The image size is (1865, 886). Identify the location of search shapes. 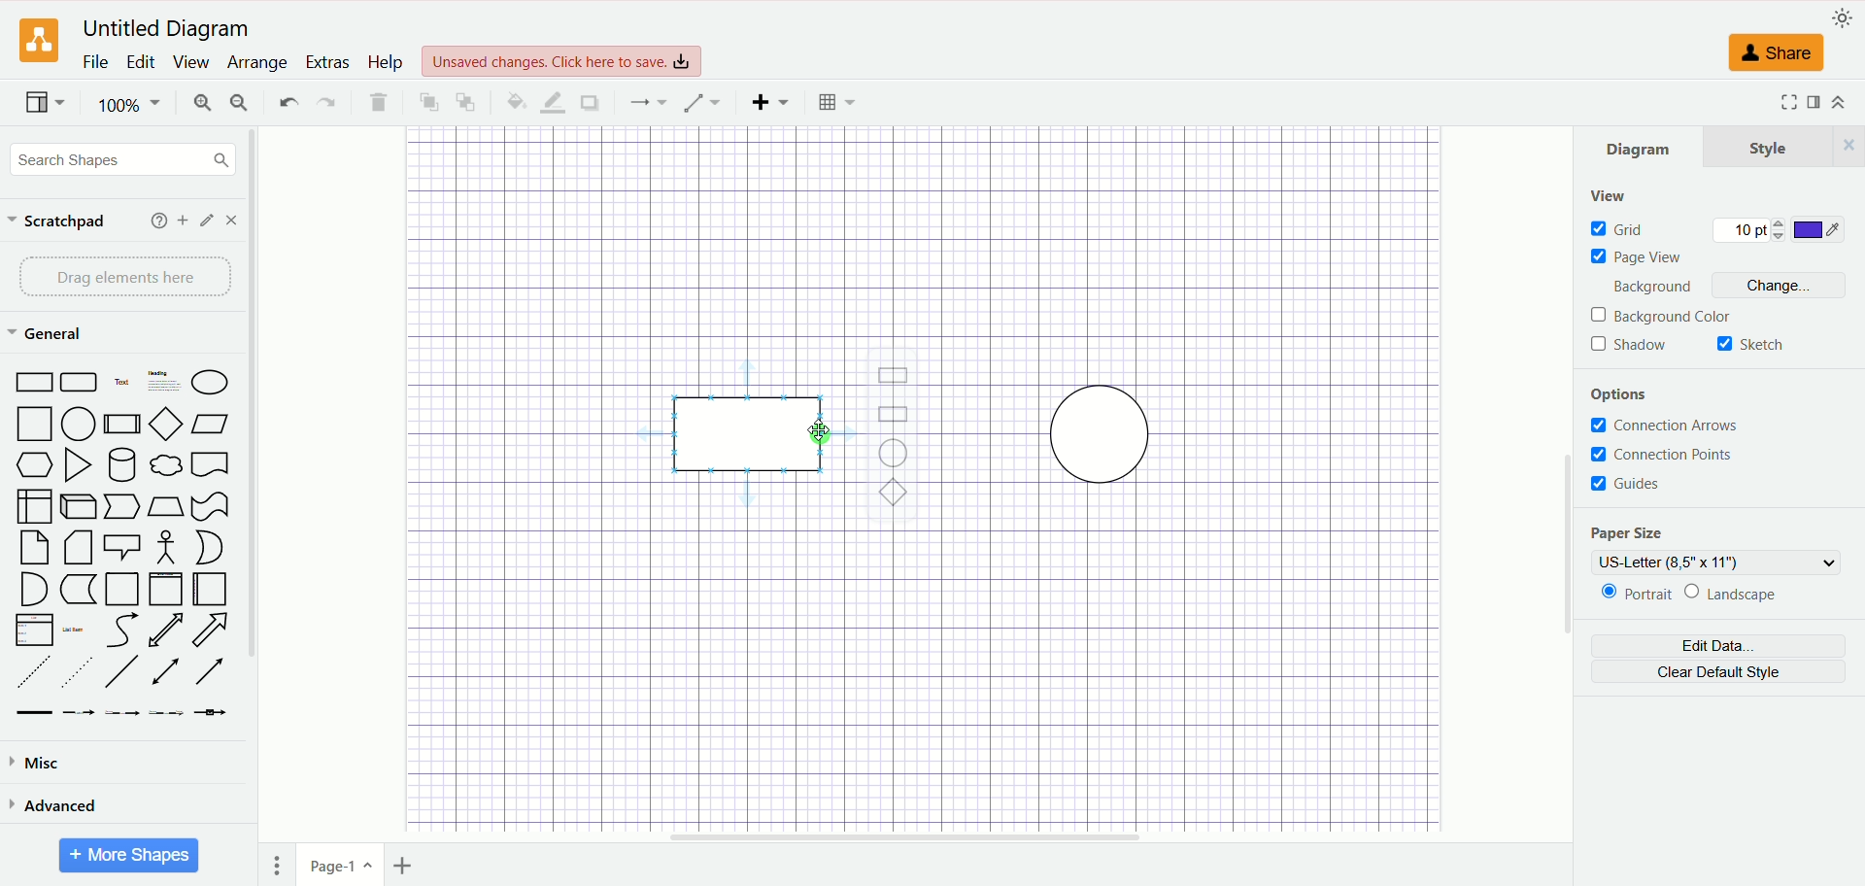
(119, 159).